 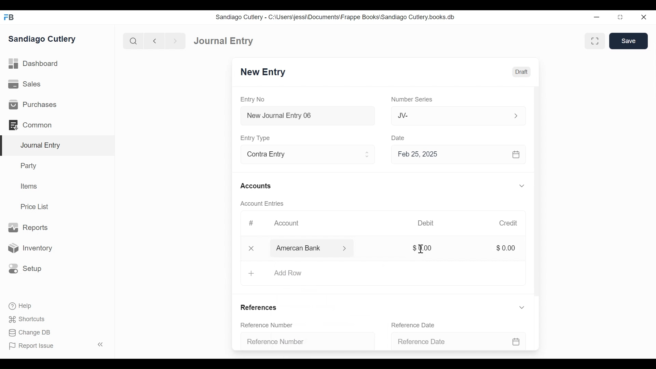 What do you see at coordinates (416, 325) in the screenshot?
I see `Reference Date` at bounding box center [416, 325].